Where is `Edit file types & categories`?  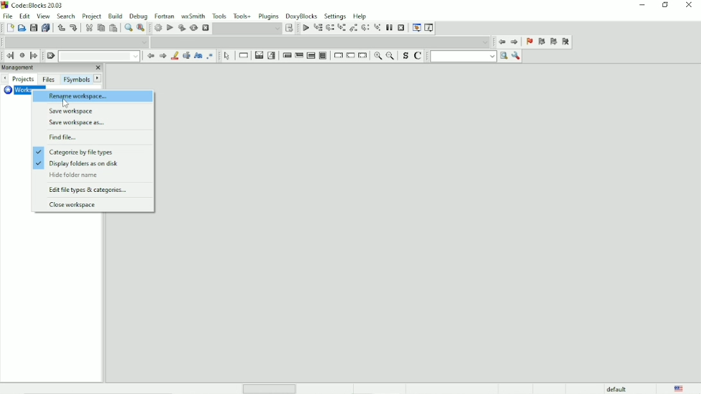
Edit file types & categories is located at coordinates (90, 190).